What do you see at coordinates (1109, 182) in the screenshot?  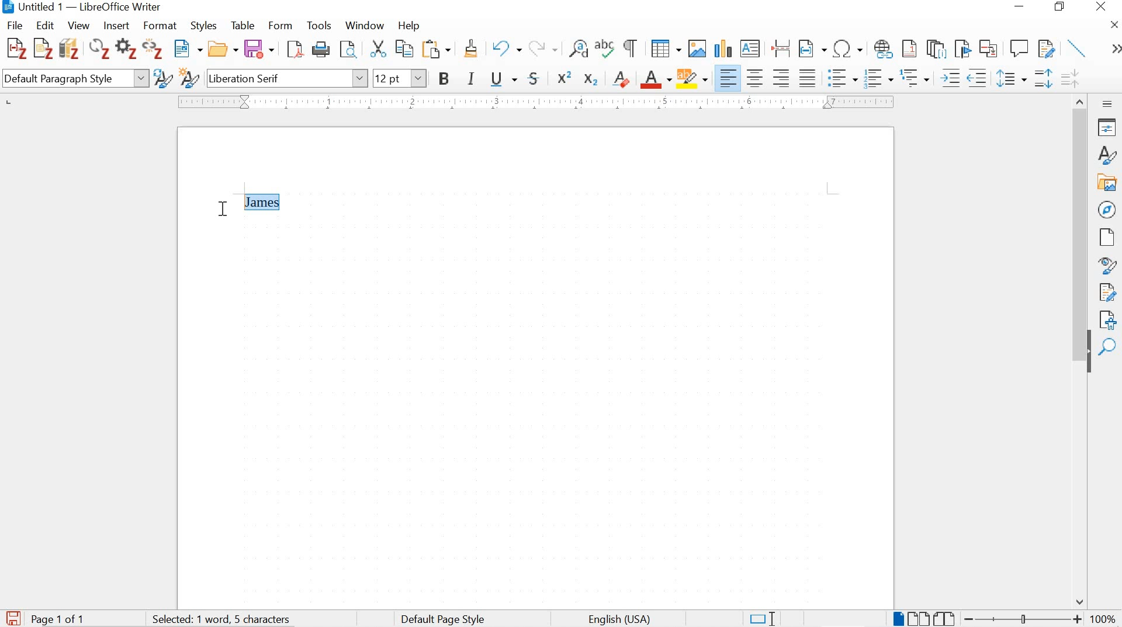 I see `gallery` at bounding box center [1109, 182].